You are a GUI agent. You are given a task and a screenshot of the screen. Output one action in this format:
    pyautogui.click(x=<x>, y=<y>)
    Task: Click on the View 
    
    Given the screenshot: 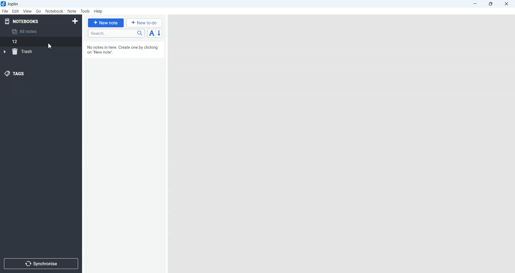 What is the action you would take?
    pyautogui.click(x=27, y=11)
    